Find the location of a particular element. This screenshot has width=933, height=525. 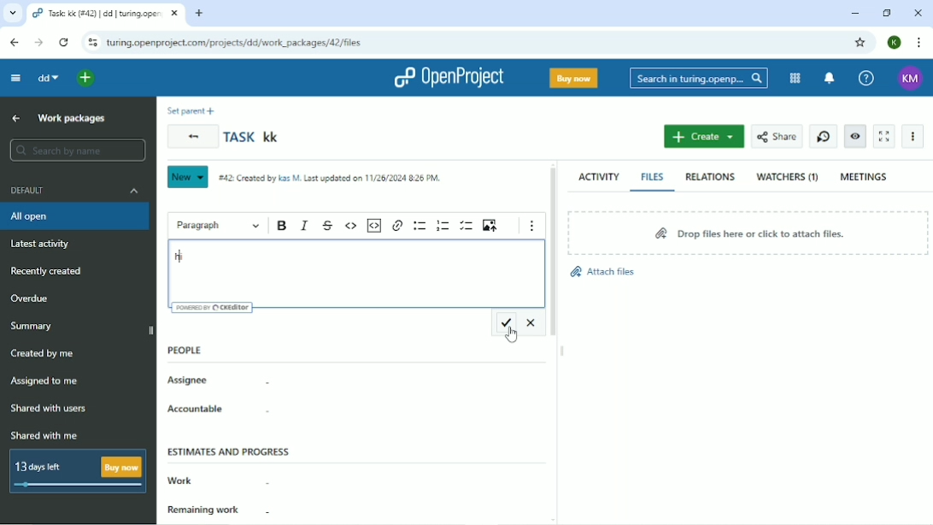

Search in turing.openproject.com is located at coordinates (698, 77).